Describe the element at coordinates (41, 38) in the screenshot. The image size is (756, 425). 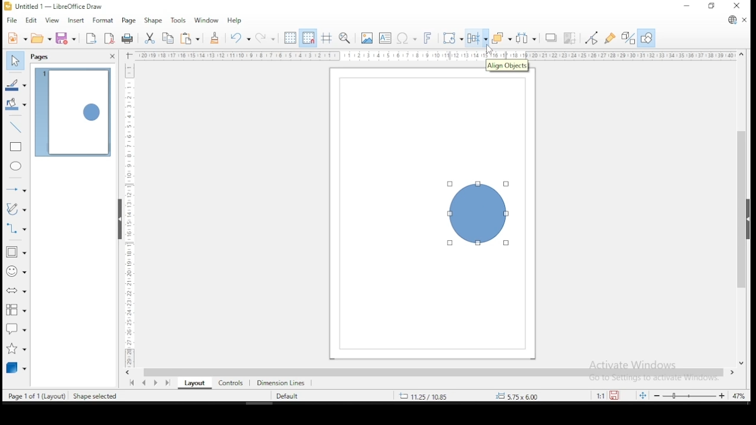
I see `open` at that location.